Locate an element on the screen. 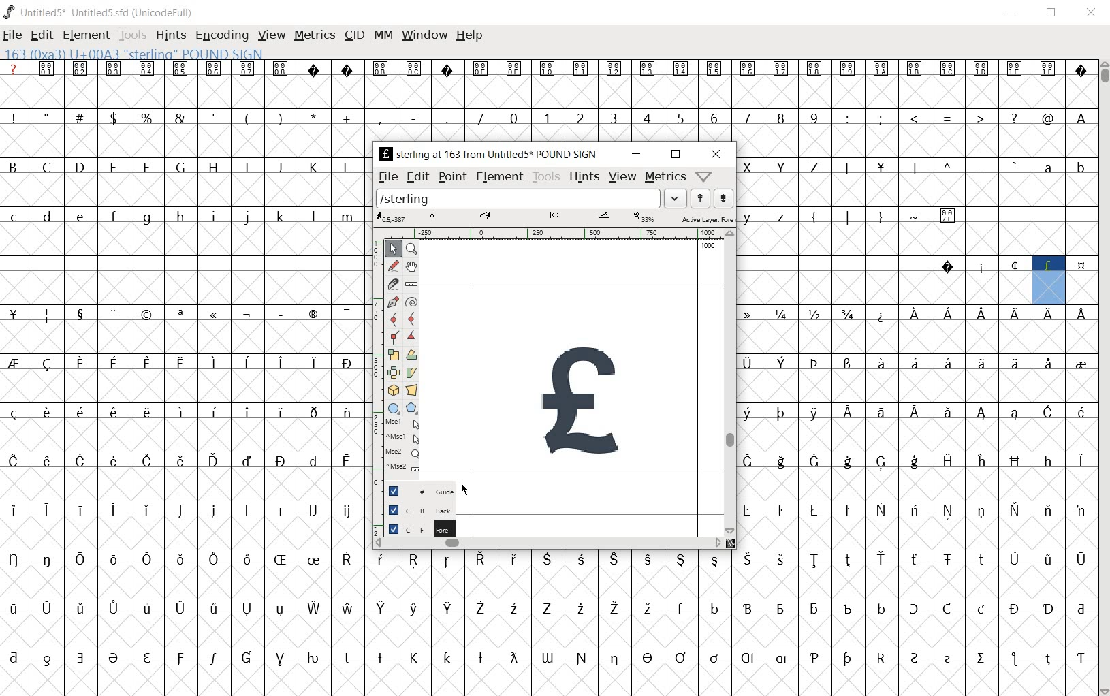  ^ is located at coordinates (947, 168).